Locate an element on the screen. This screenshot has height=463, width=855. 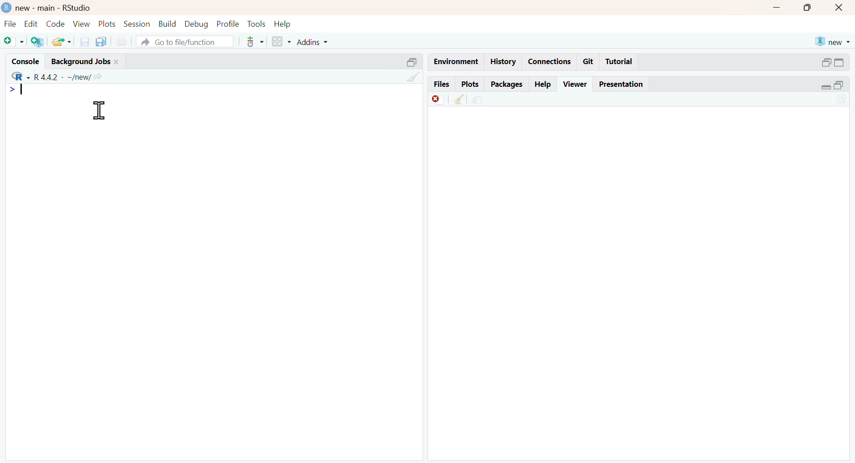
edit is located at coordinates (31, 23).